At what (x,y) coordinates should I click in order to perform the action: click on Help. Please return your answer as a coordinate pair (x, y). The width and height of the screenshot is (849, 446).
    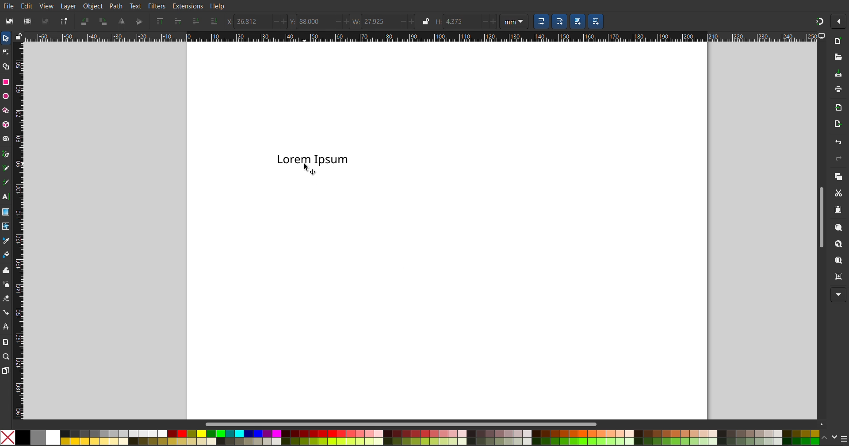
    Looking at the image, I should click on (217, 7).